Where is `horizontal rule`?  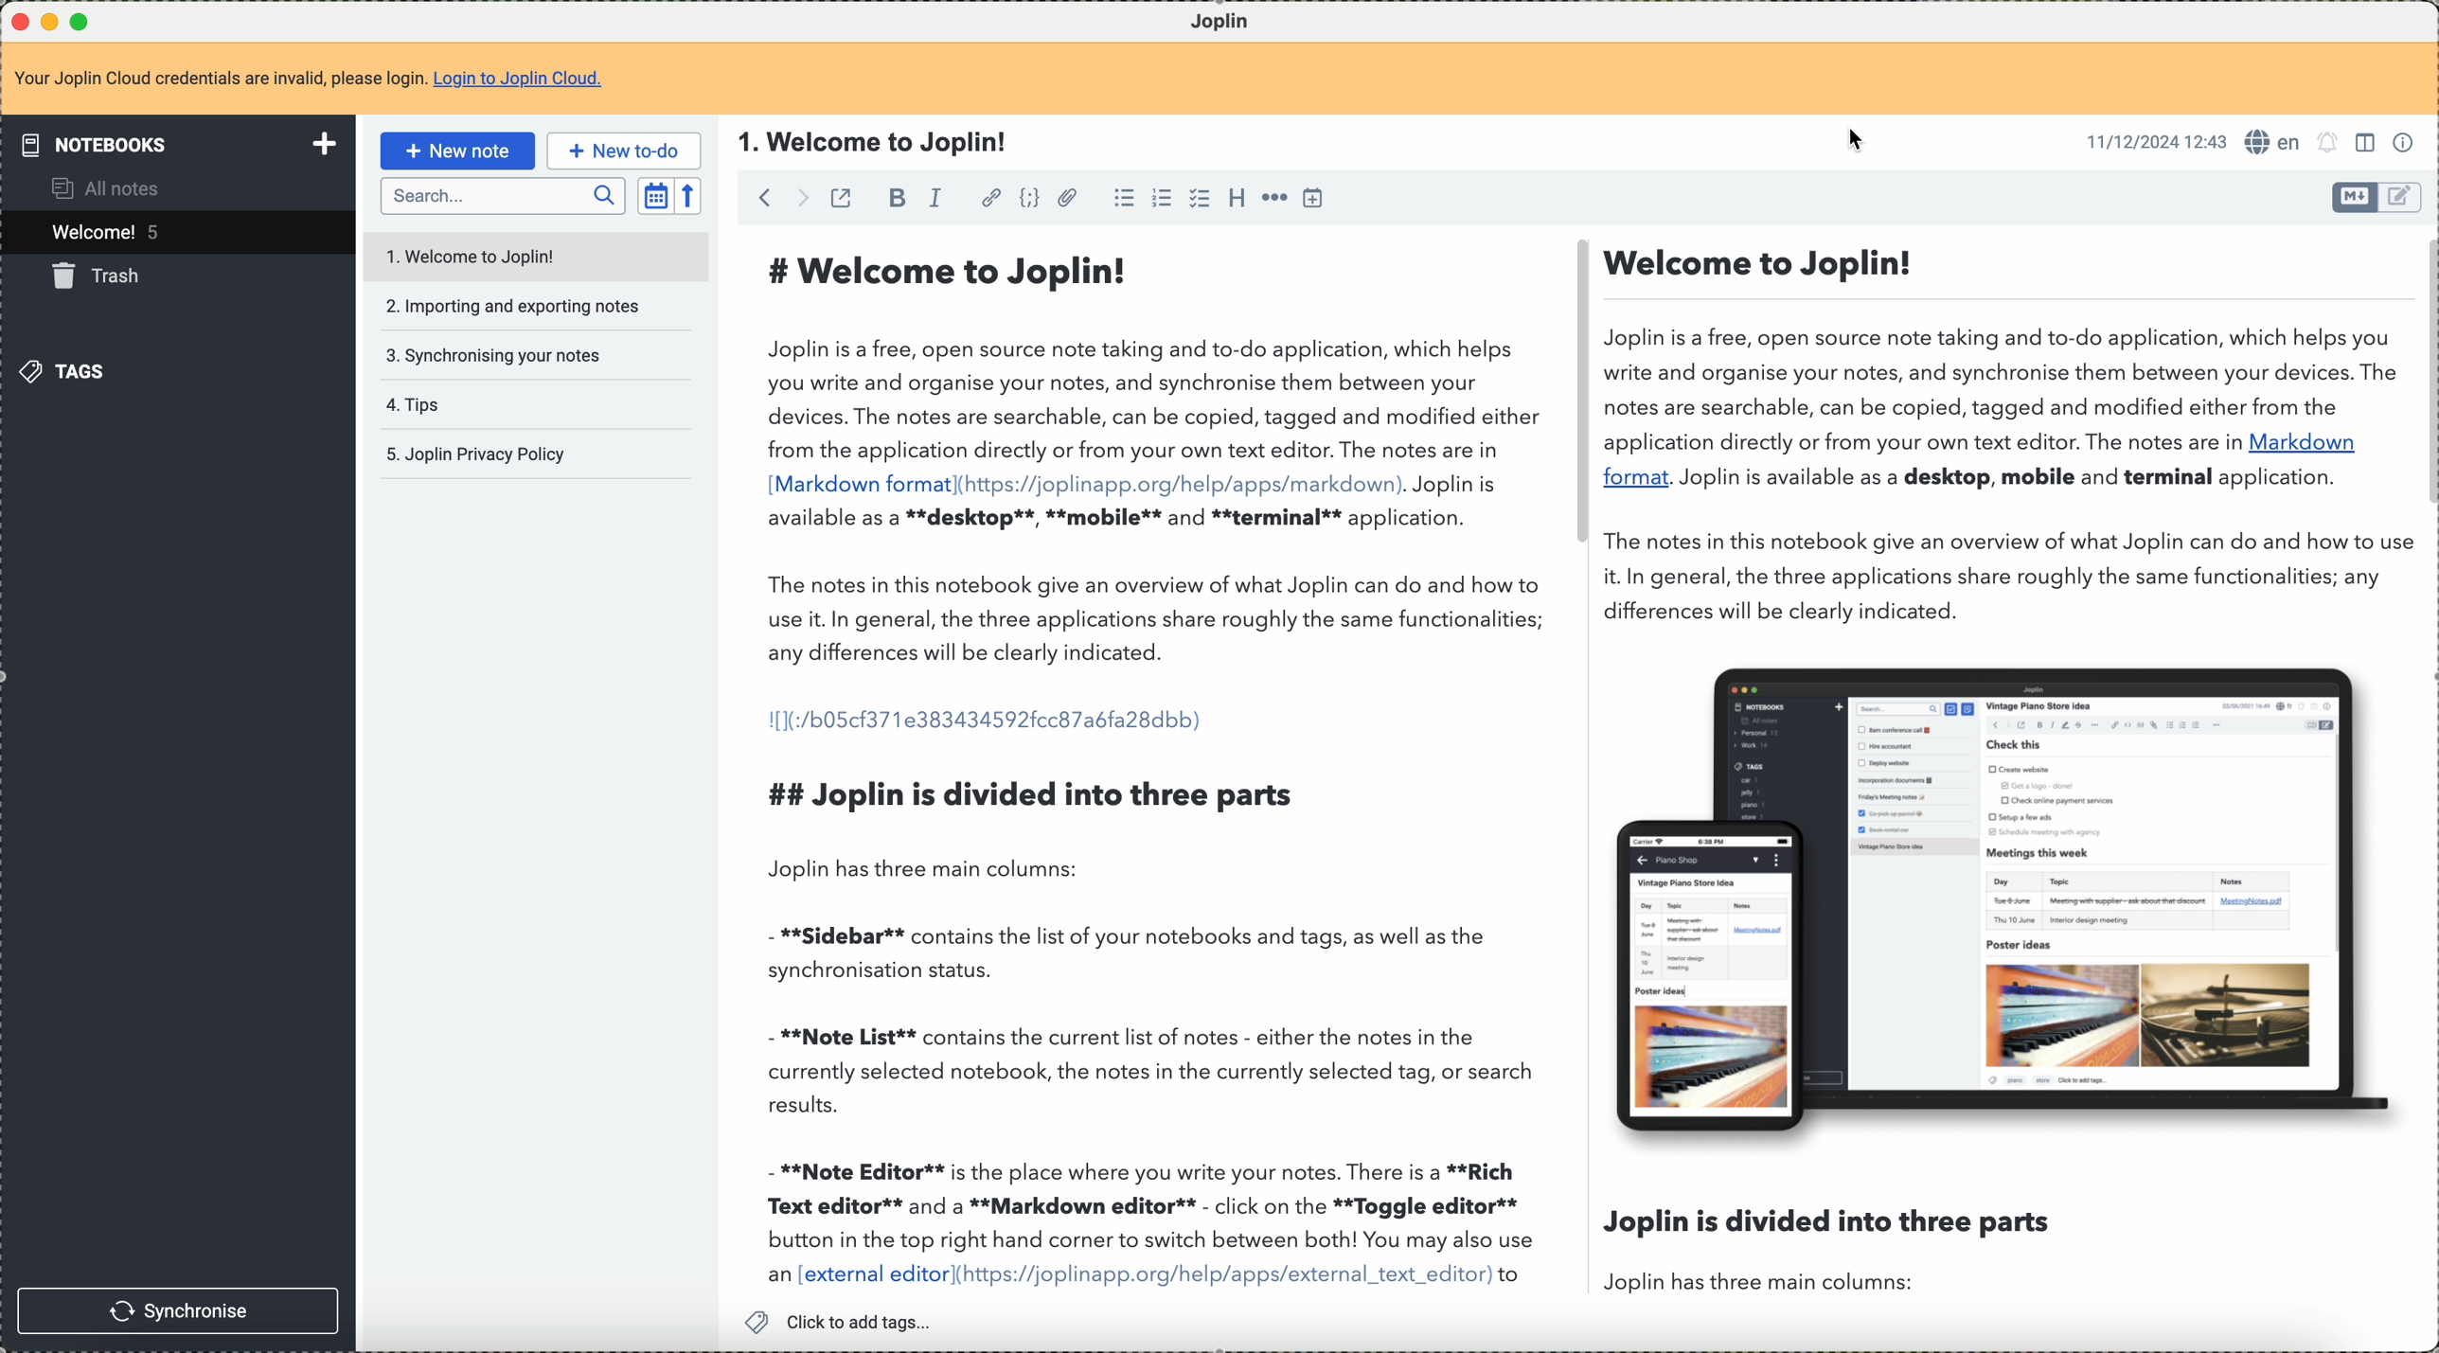
horizontal rule is located at coordinates (1277, 198).